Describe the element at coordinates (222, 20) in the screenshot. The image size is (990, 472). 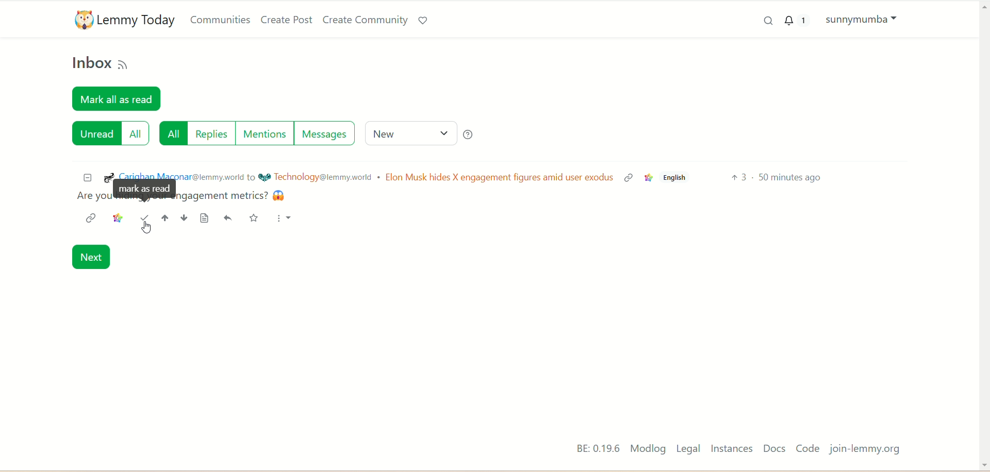
I see `communities` at that location.